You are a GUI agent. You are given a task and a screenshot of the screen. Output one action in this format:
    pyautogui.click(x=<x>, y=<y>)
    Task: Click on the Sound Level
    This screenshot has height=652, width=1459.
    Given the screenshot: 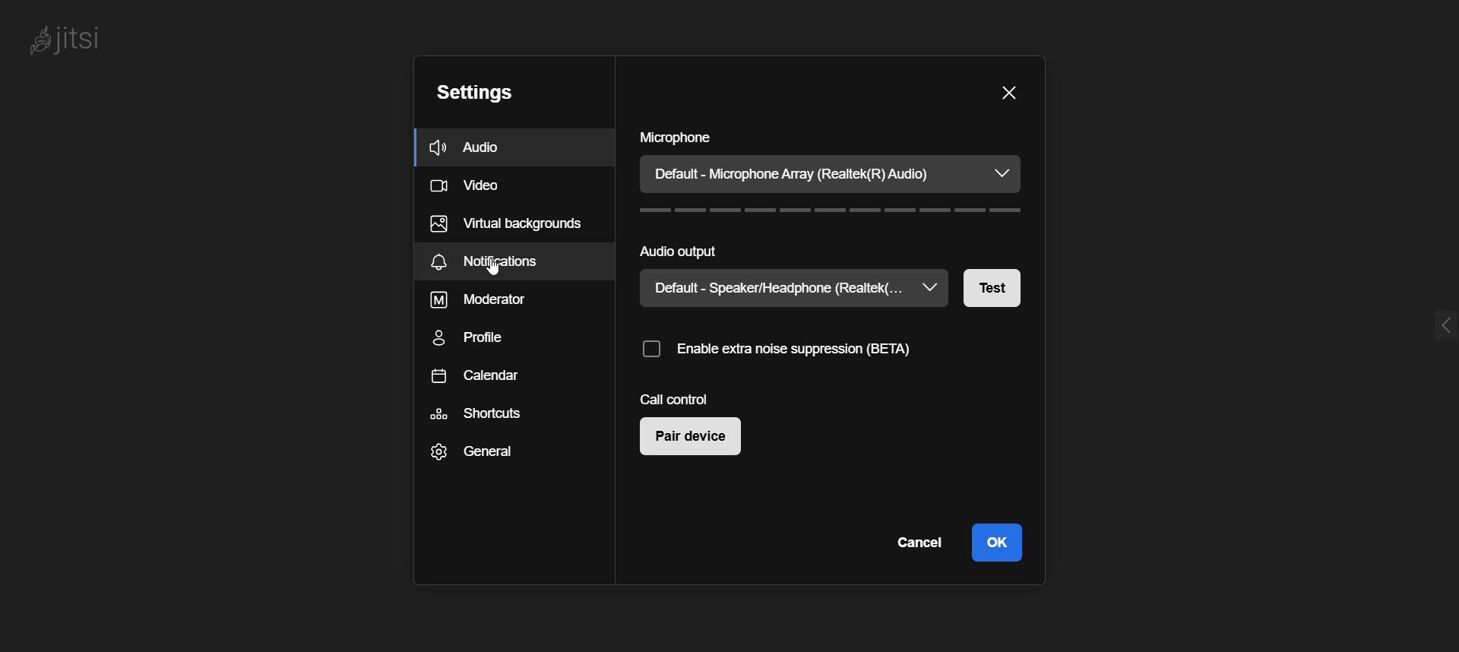 What is the action you would take?
    pyautogui.click(x=825, y=210)
    